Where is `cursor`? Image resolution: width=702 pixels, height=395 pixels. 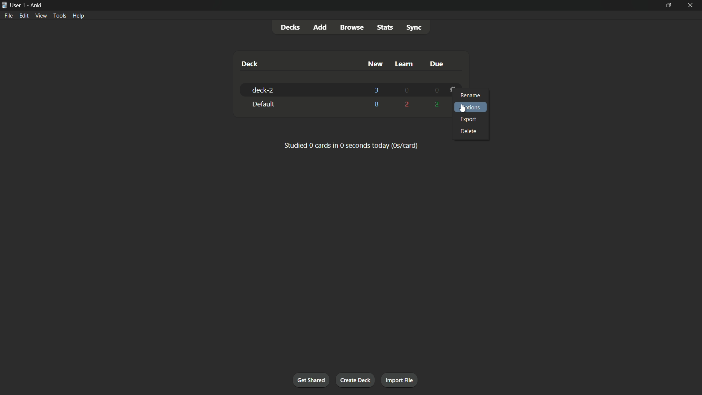 cursor is located at coordinates (463, 108).